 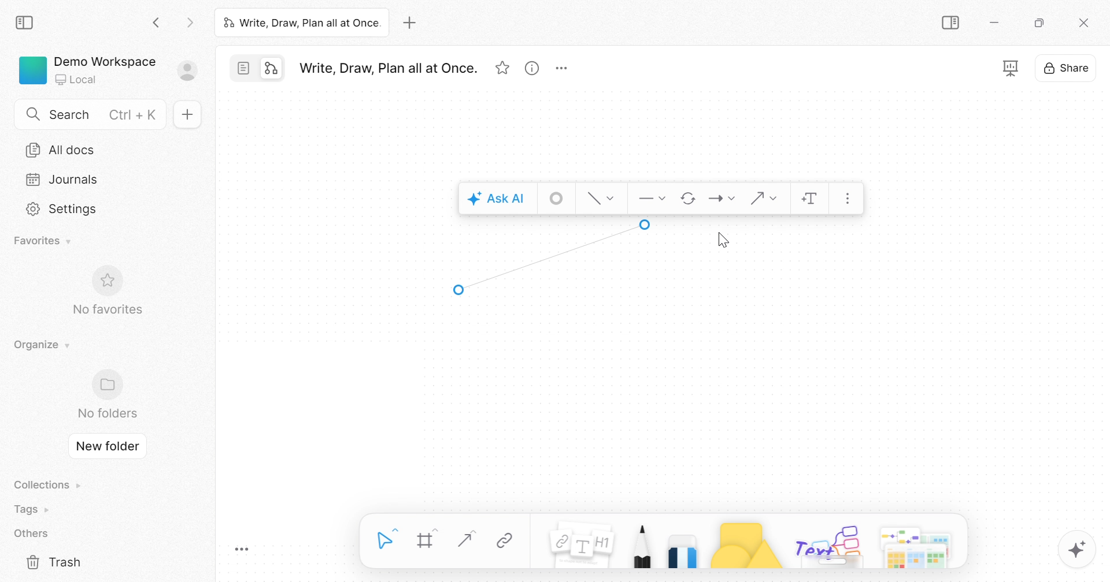 I want to click on No folders, so click(x=107, y=413).